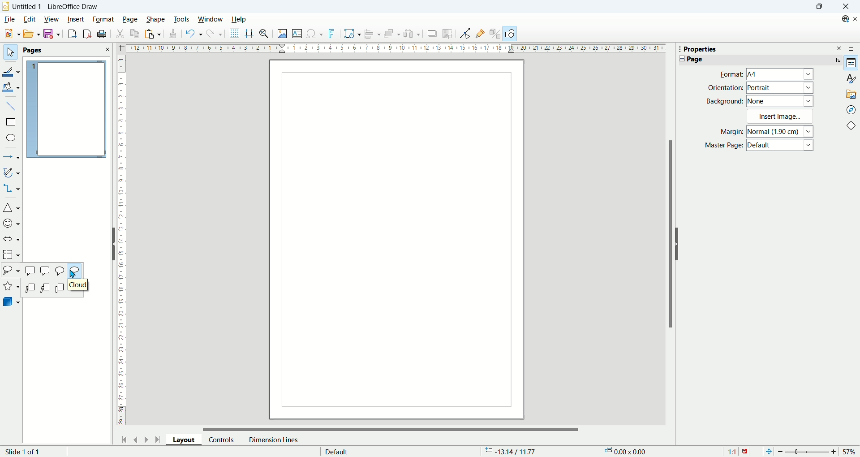 This screenshot has height=457, width=860. What do you see at coordinates (66, 110) in the screenshot?
I see `page` at bounding box center [66, 110].